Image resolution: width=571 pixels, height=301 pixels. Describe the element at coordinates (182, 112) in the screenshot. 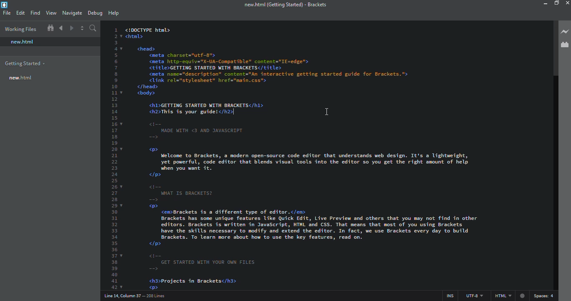

I see `test code` at that location.